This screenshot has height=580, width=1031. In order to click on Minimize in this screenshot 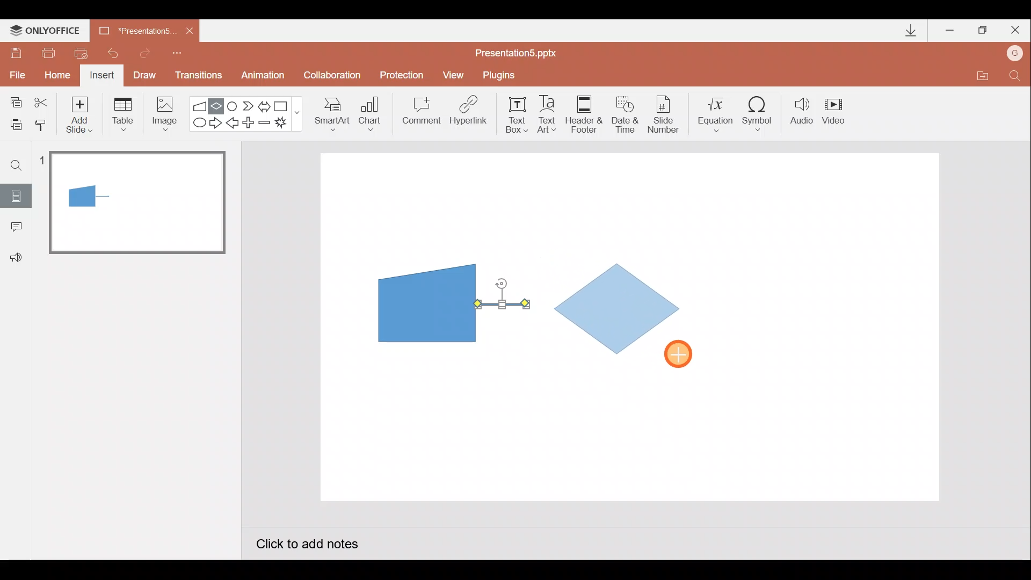, I will do `click(951, 31)`.